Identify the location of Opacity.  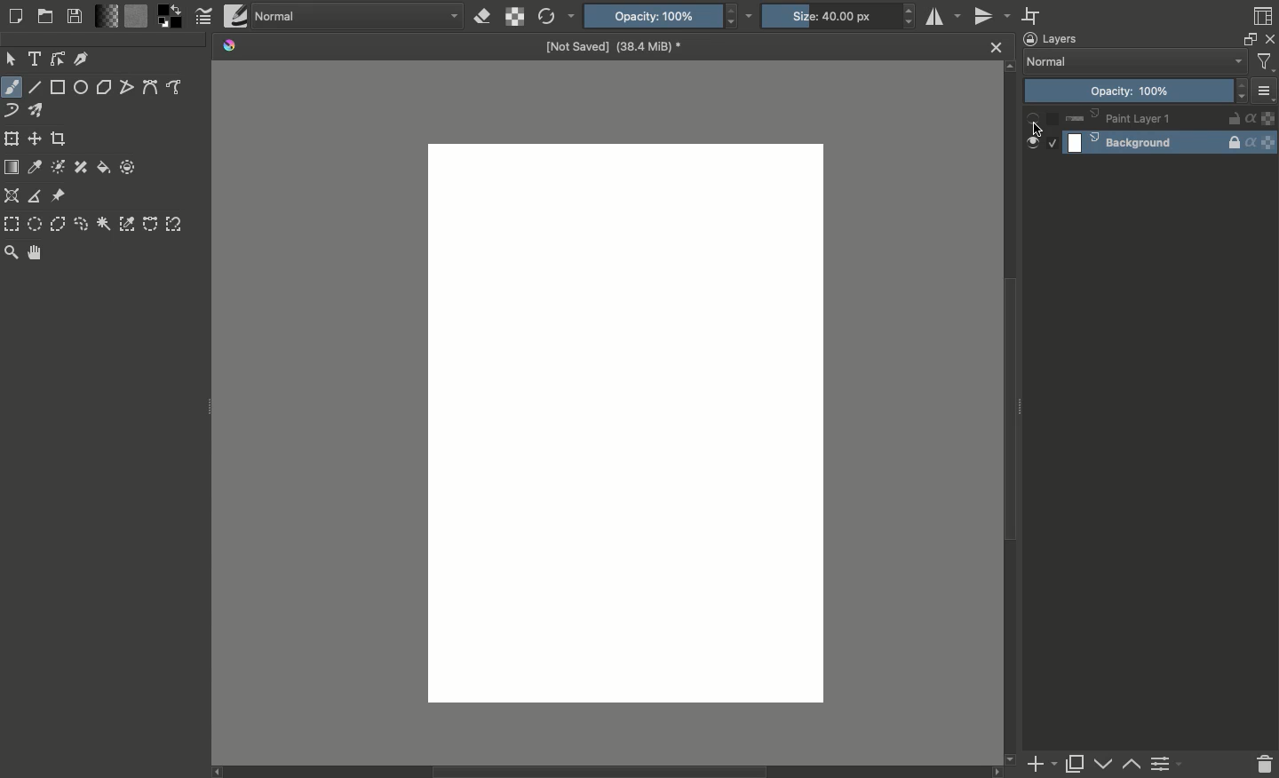
(1137, 91).